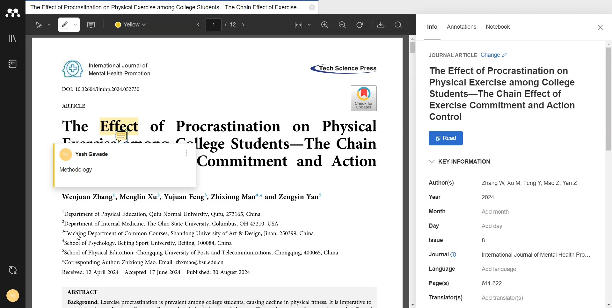  What do you see at coordinates (363, 98) in the screenshot?
I see `Check for updates` at bounding box center [363, 98].